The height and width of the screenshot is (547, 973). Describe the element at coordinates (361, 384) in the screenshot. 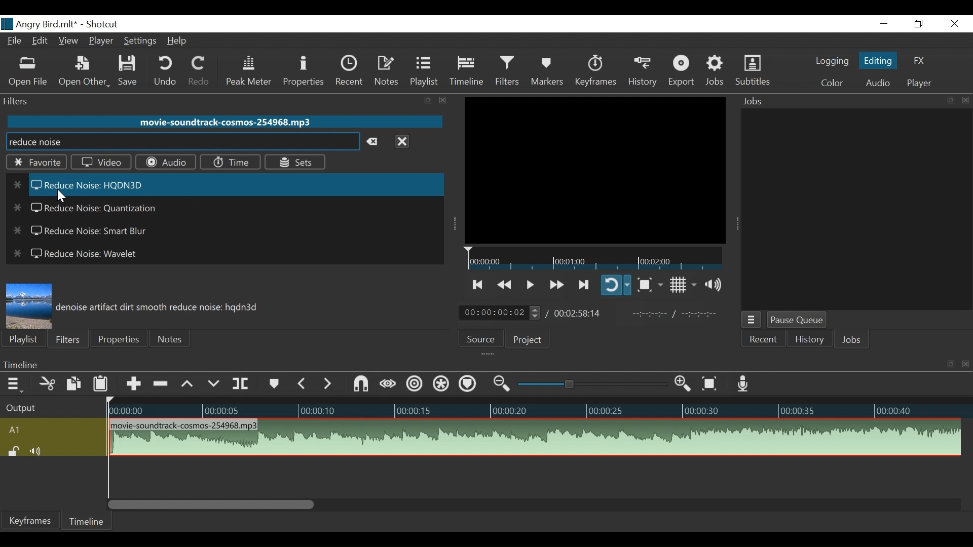

I see `Snap` at that location.